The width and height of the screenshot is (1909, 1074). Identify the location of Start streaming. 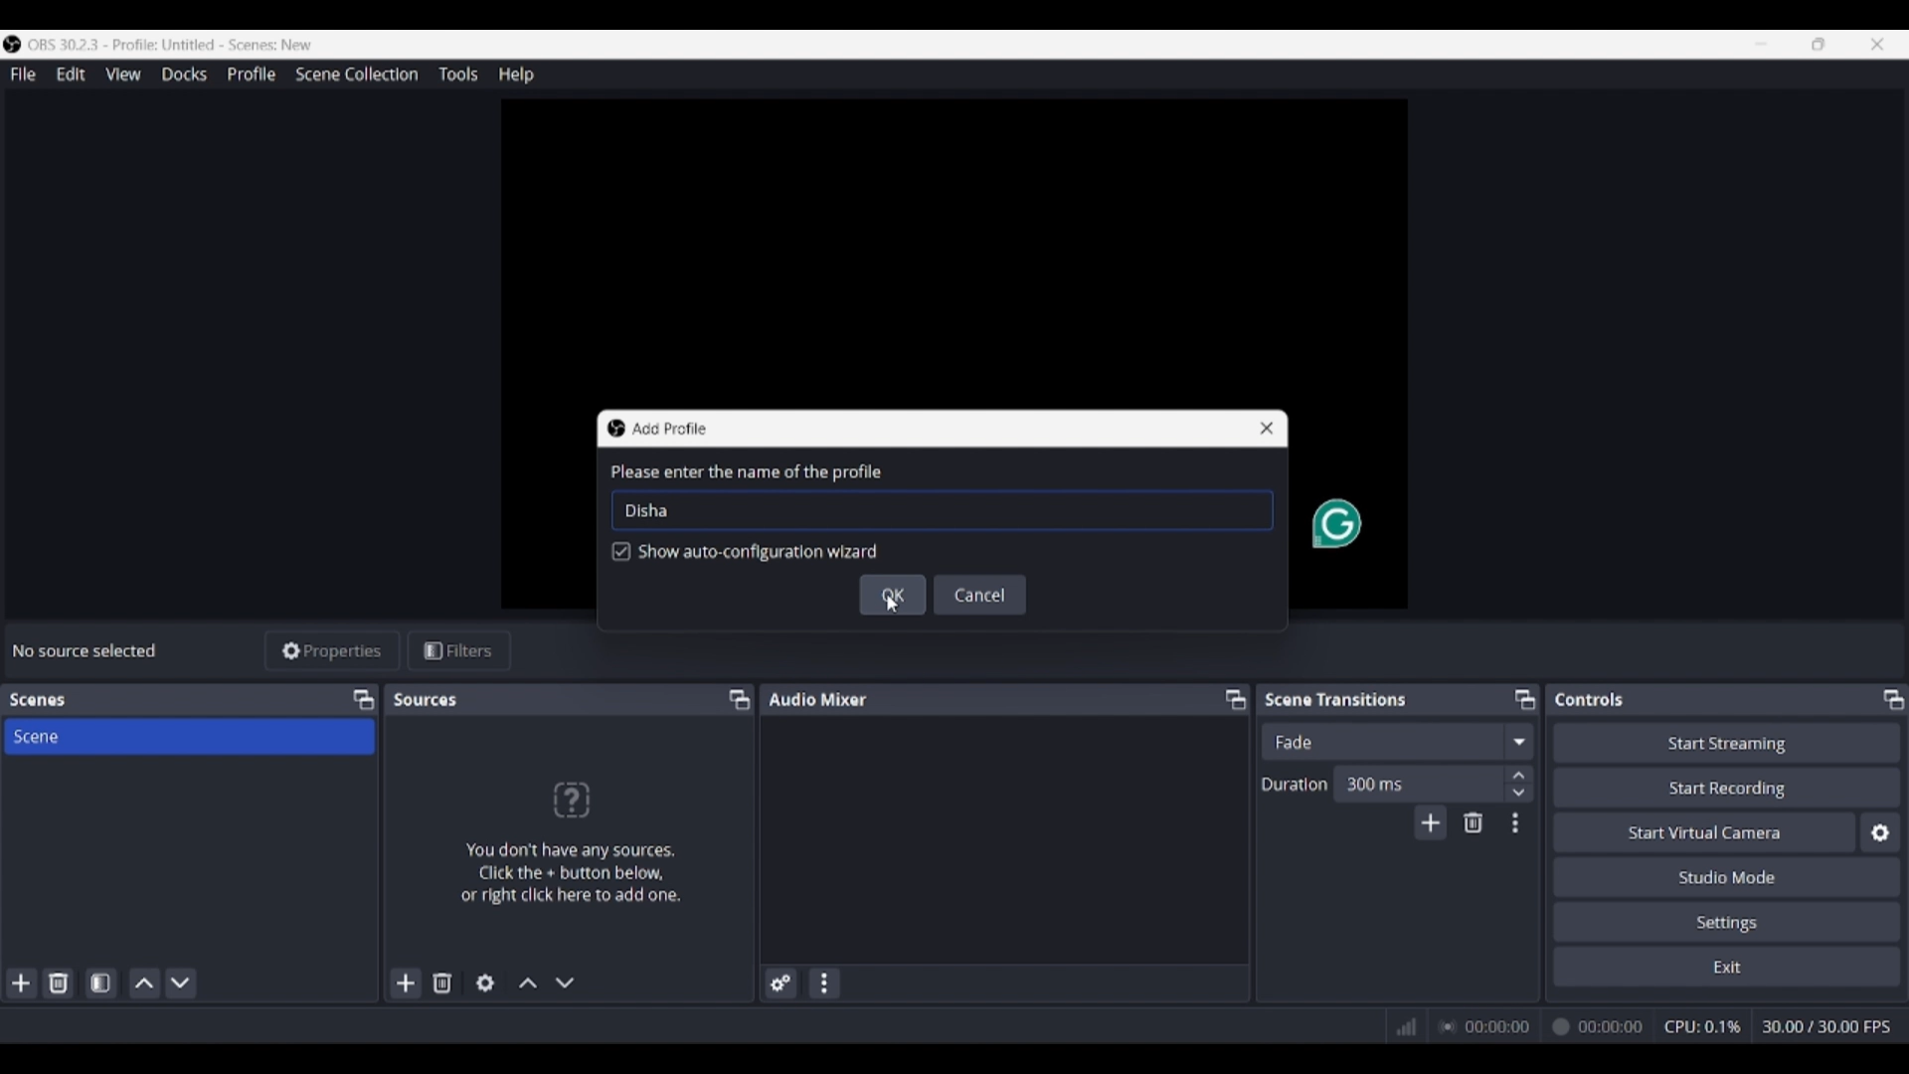
(1728, 742).